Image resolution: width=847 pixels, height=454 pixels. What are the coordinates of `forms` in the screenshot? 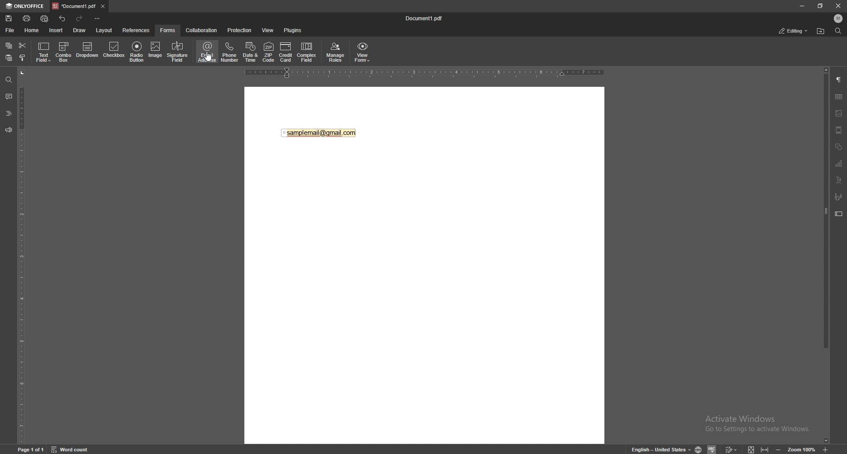 It's located at (169, 30).